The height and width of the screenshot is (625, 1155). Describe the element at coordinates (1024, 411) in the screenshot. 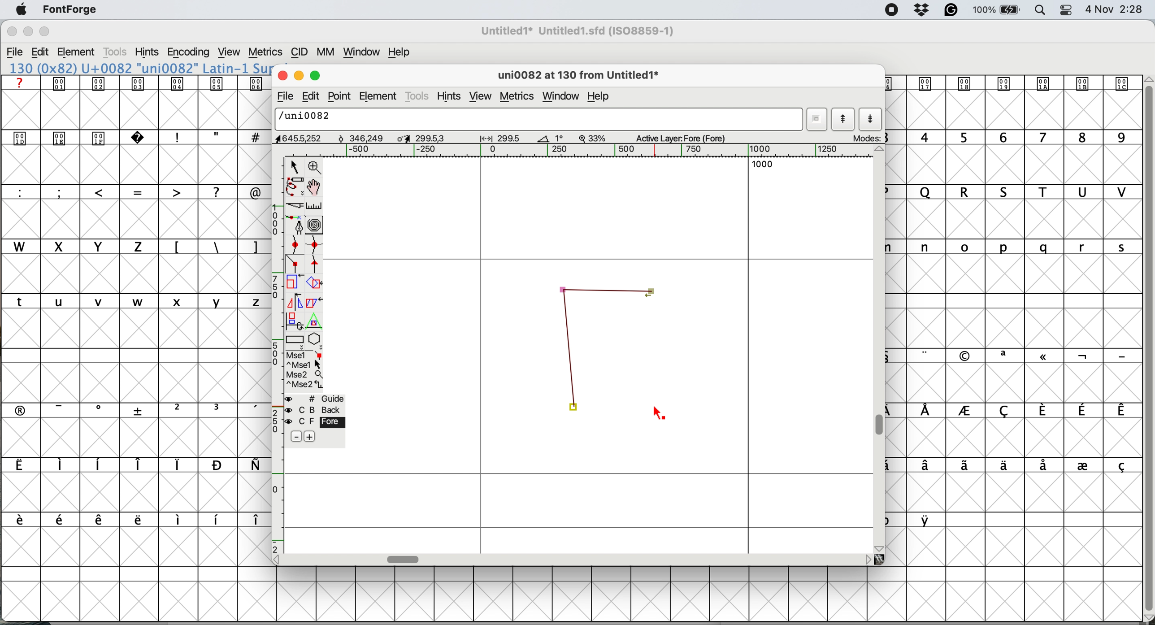

I see `symbols` at that location.